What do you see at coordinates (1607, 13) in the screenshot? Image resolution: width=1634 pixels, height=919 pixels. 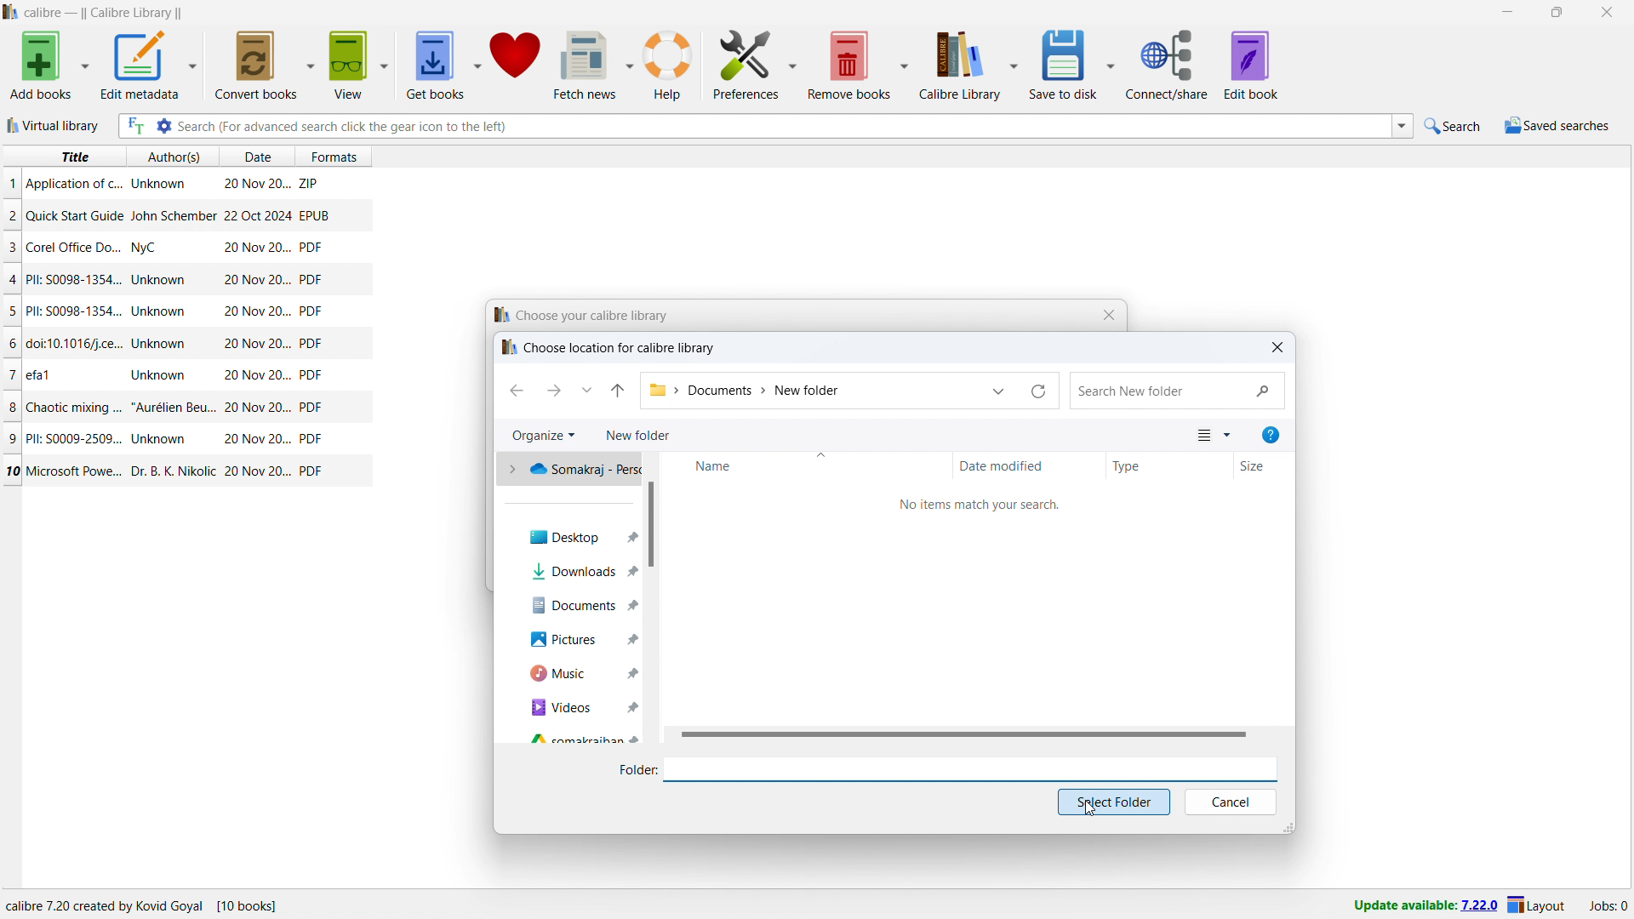 I see `close` at bounding box center [1607, 13].